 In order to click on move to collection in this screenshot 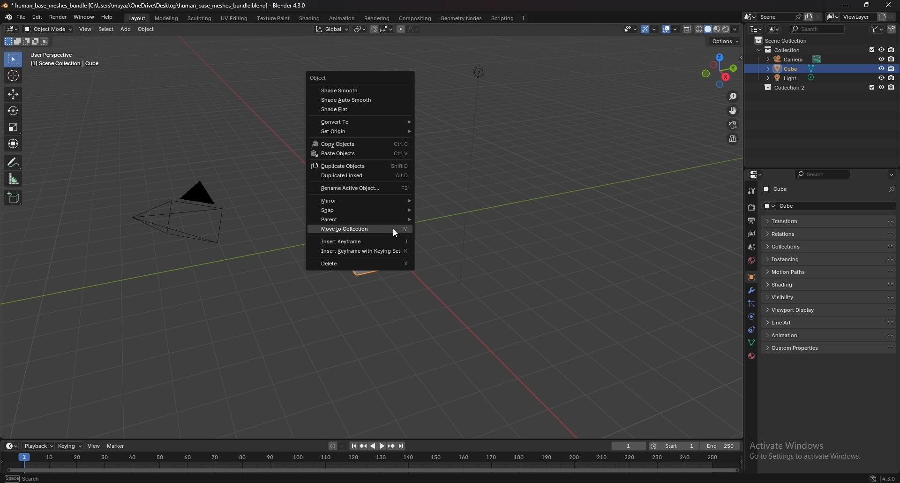, I will do `click(362, 228)`.